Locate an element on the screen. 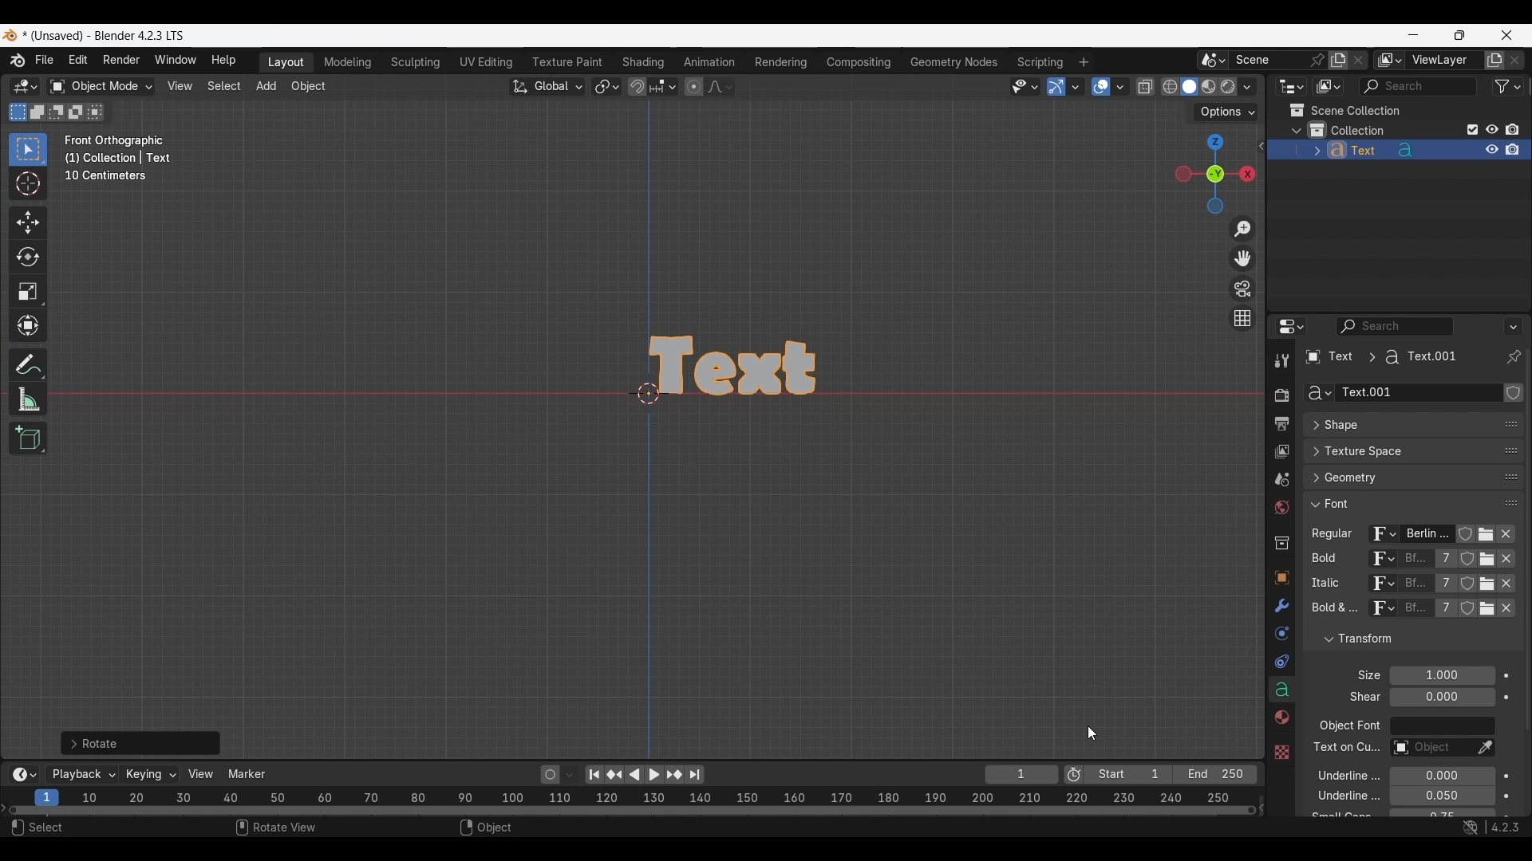 This screenshot has height=861, width=1532. Display filter is located at coordinates (1418, 86).